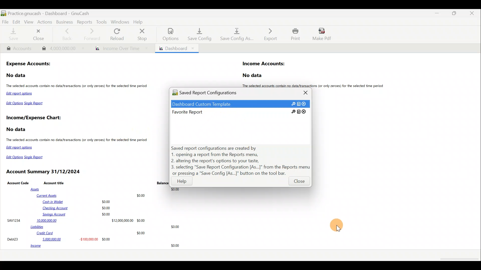 The width and height of the screenshot is (481, 270). I want to click on SAVI234 10,000,000.00 $12,000,00000 $0.00, so click(76, 220).